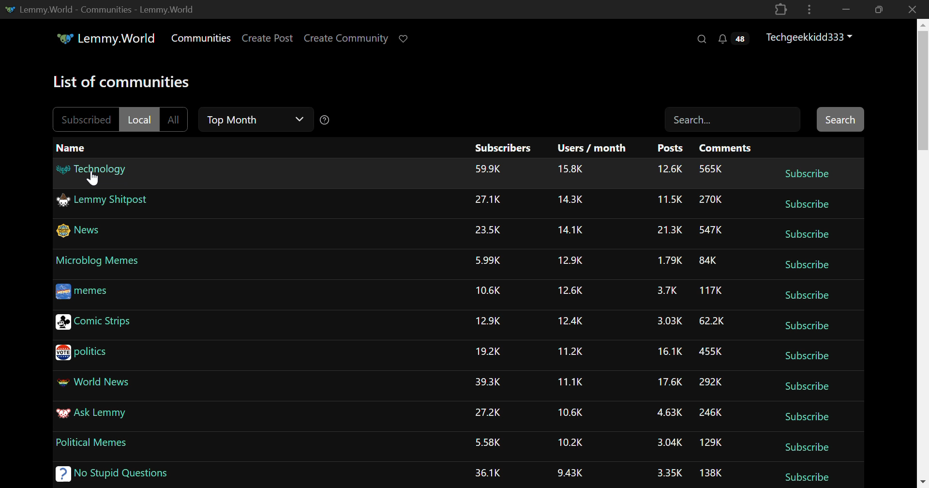 The height and width of the screenshot is (488, 929). What do you see at coordinates (805, 297) in the screenshot?
I see `Subscribe` at bounding box center [805, 297].